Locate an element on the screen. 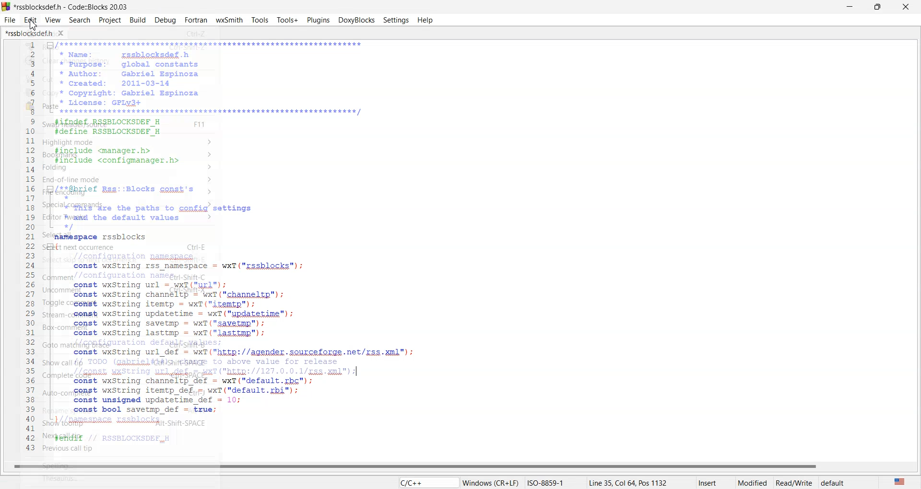  Windows(CR+LF) is located at coordinates (523, 482).